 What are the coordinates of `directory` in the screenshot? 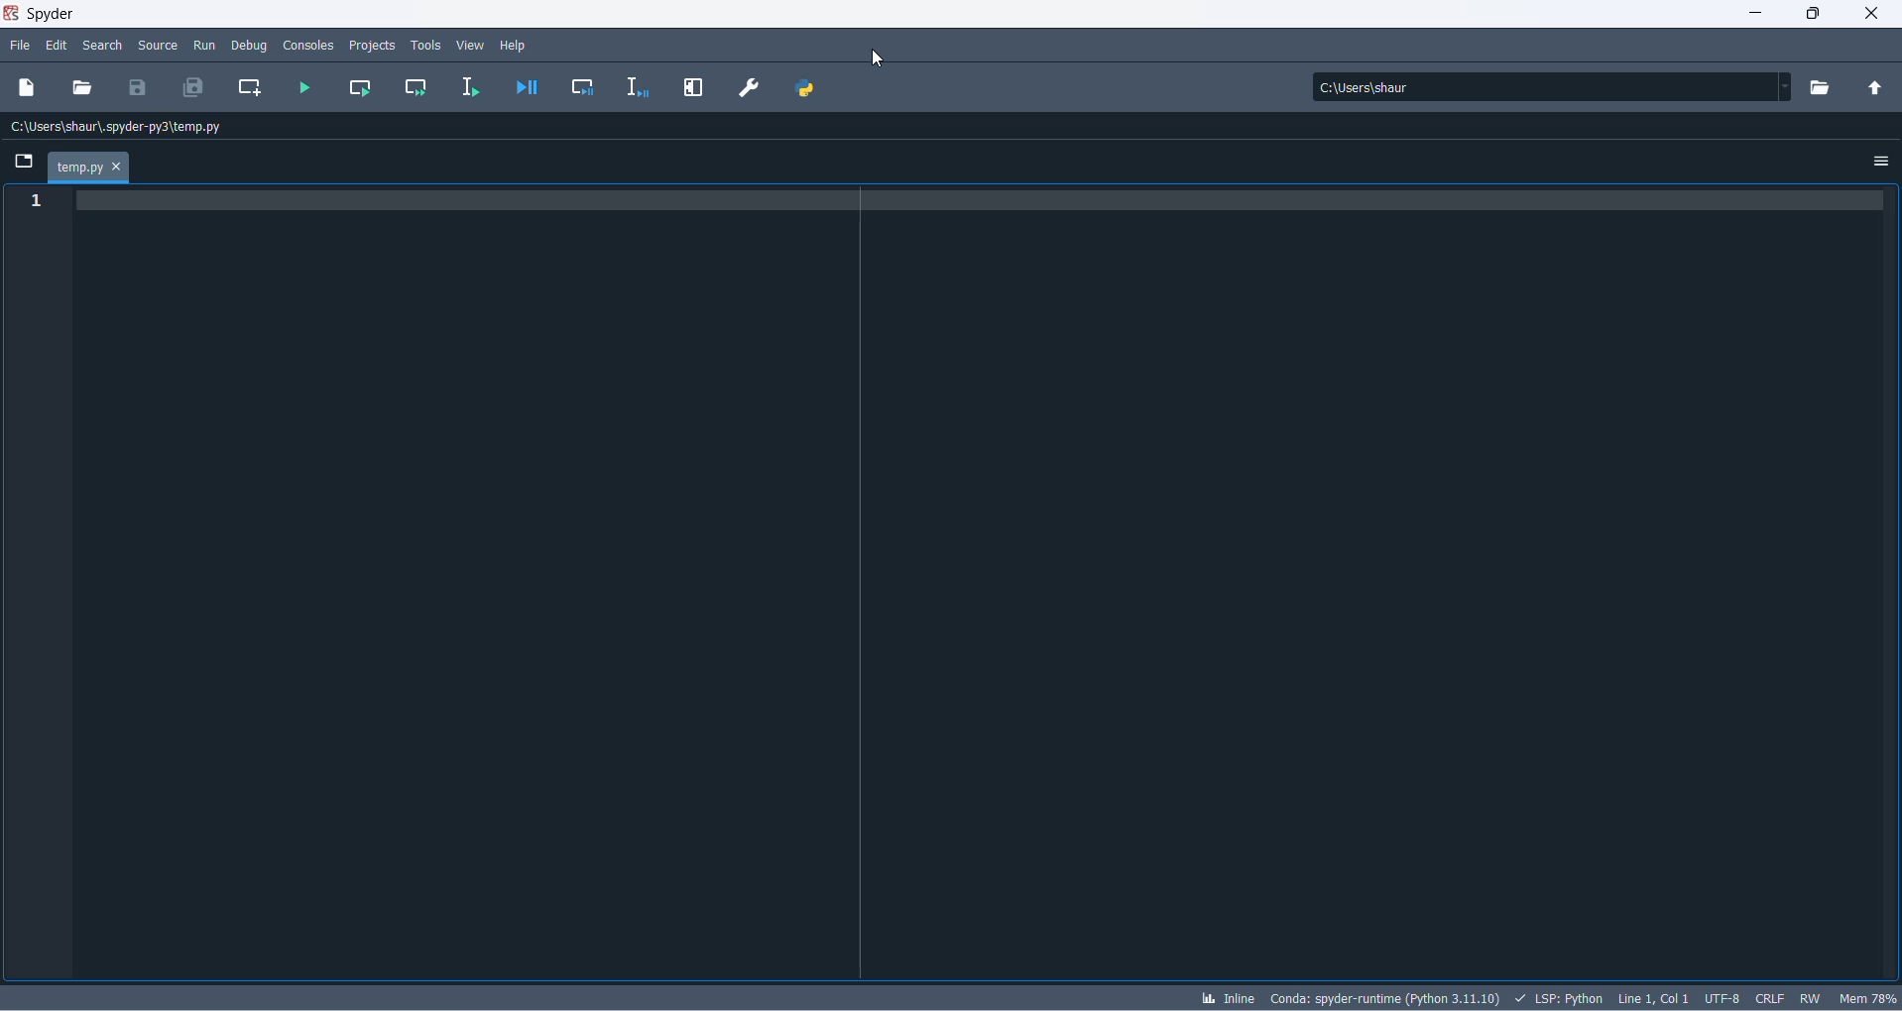 It's located at (1825, 88).